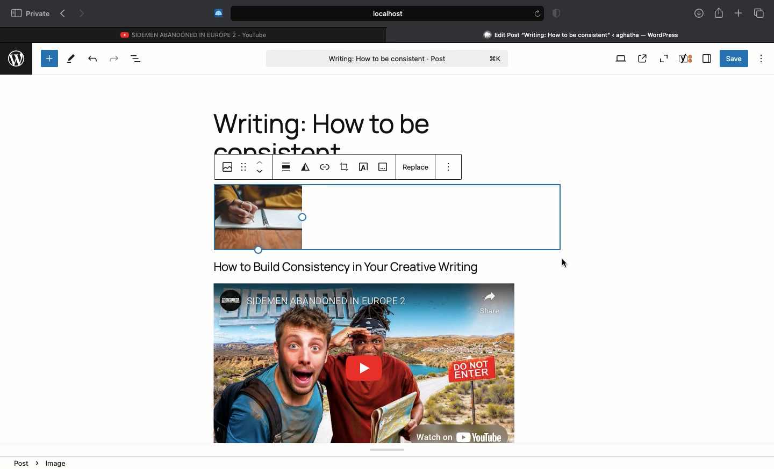  What do you see at coordinates (58, 463) in the screenshot?
I see `image` at bounding box center [58, 463].